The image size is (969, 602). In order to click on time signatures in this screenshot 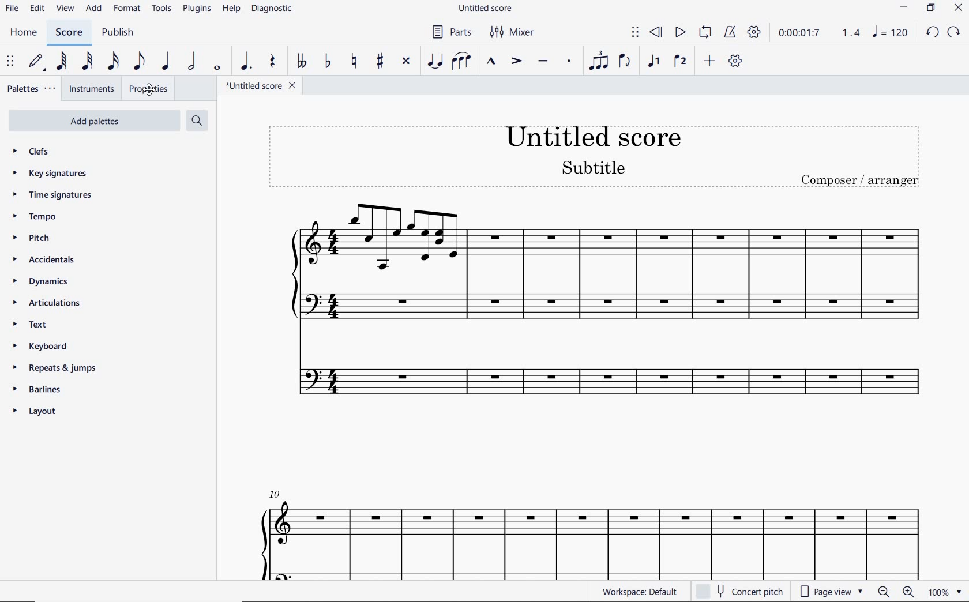, I will do `click(54, 197)`.